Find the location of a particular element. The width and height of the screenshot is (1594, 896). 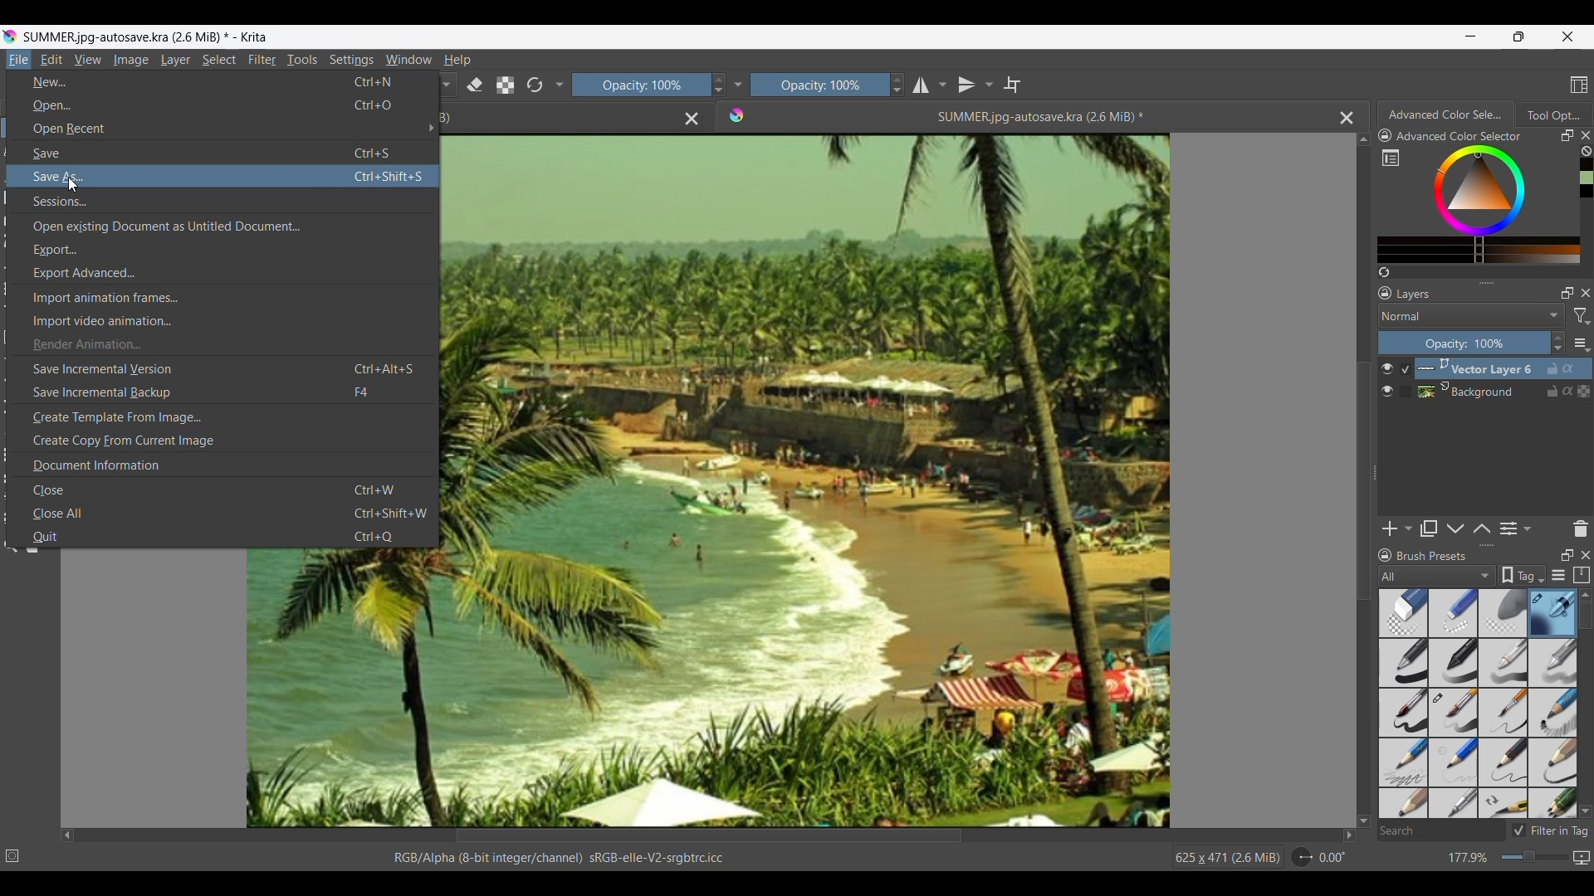

Move layer/mask up is located at coordinates (1481, 528).